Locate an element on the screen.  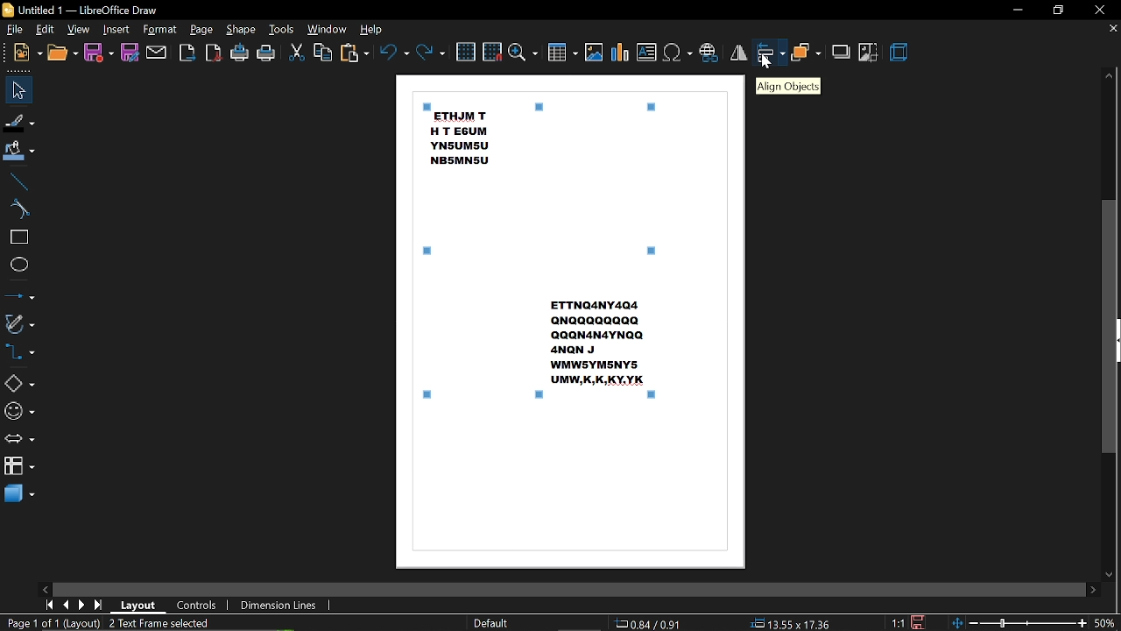
curve is located at coordinates (18, 209).